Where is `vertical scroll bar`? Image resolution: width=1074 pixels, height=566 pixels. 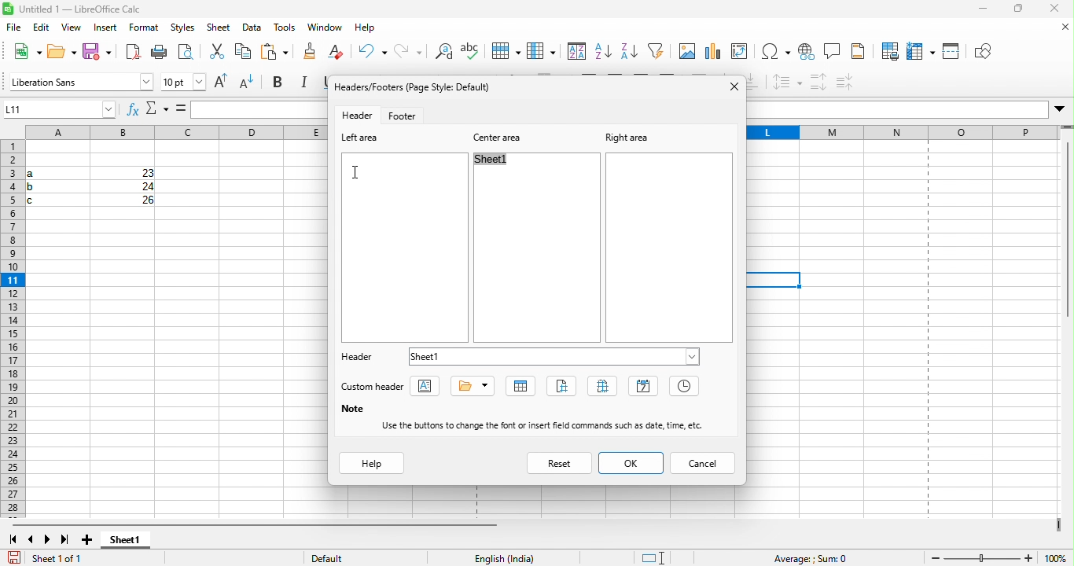 vertical scroll bar is located at coordinates (1065, 230).